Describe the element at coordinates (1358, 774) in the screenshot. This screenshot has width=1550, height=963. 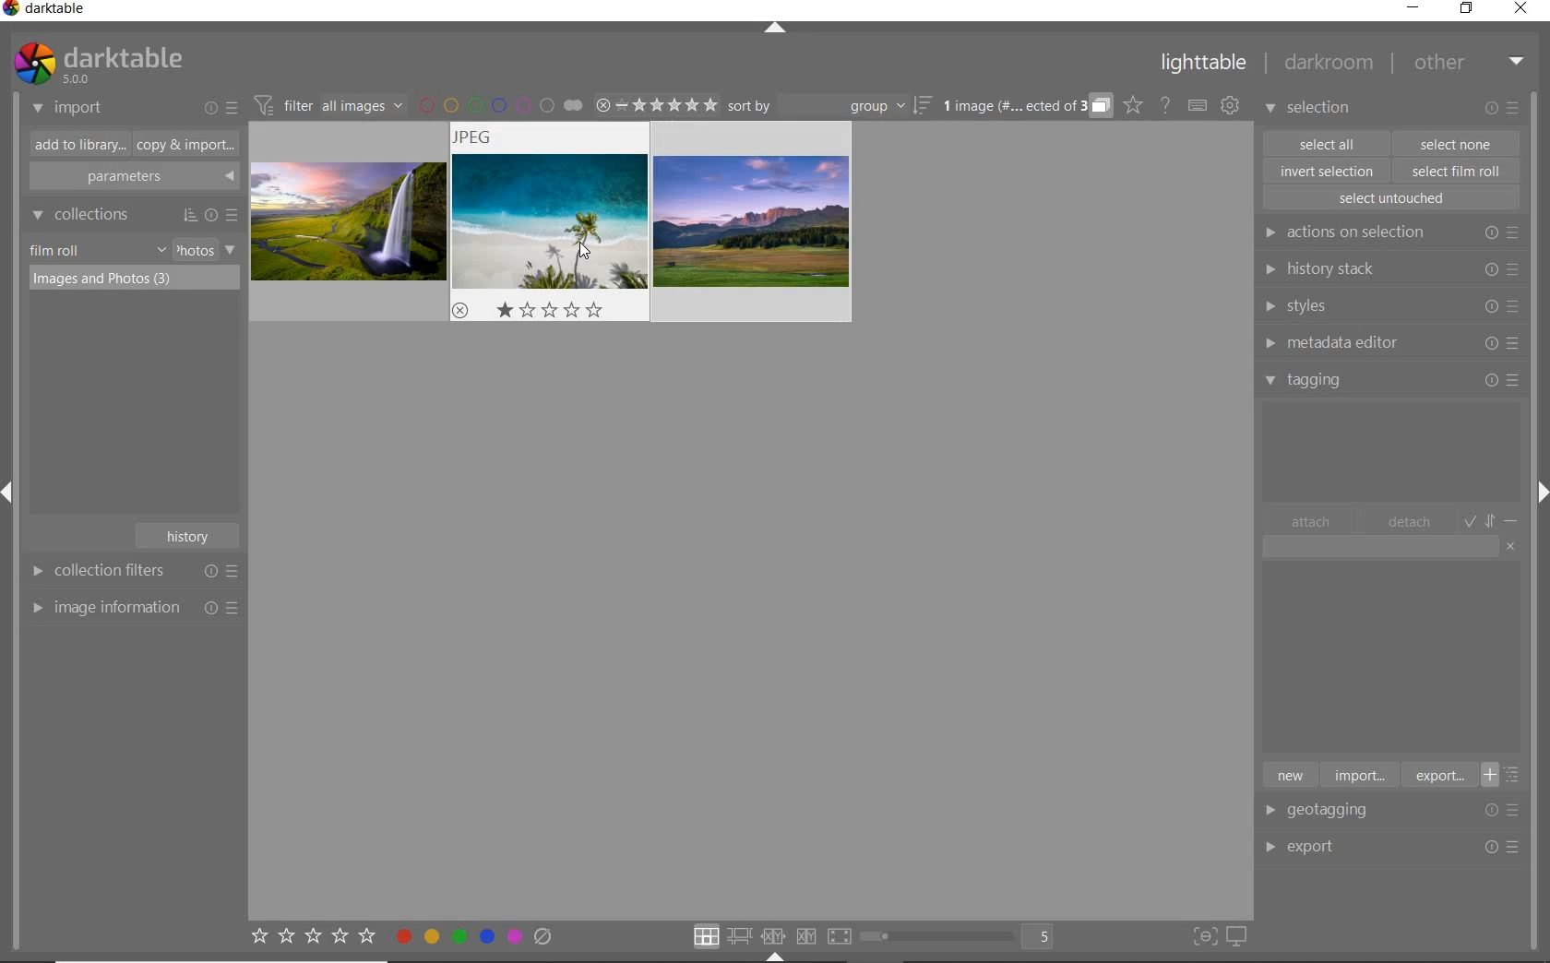
I see `import` at that location.